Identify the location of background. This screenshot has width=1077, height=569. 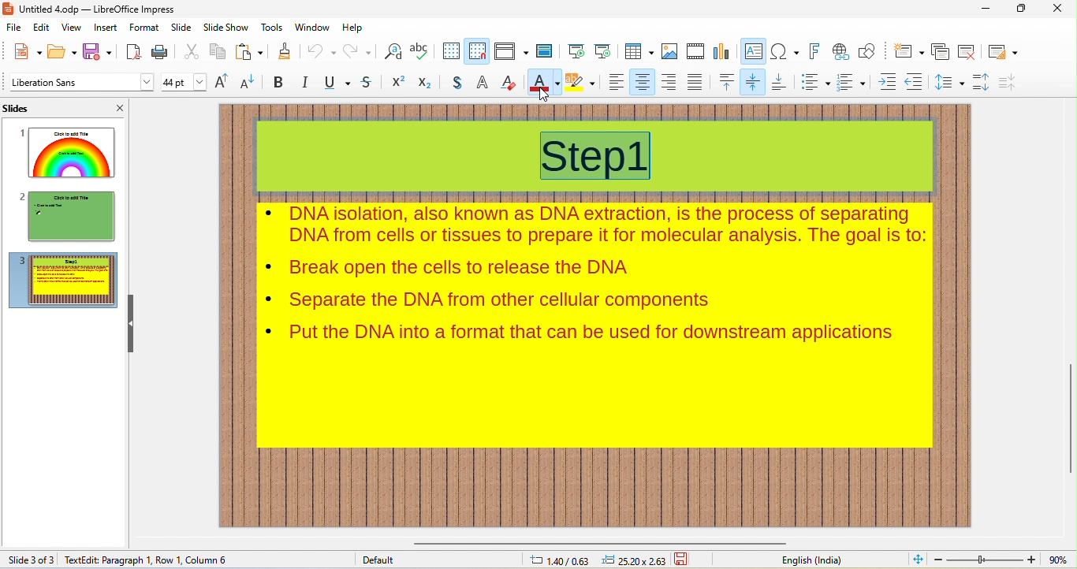
(582, 84).